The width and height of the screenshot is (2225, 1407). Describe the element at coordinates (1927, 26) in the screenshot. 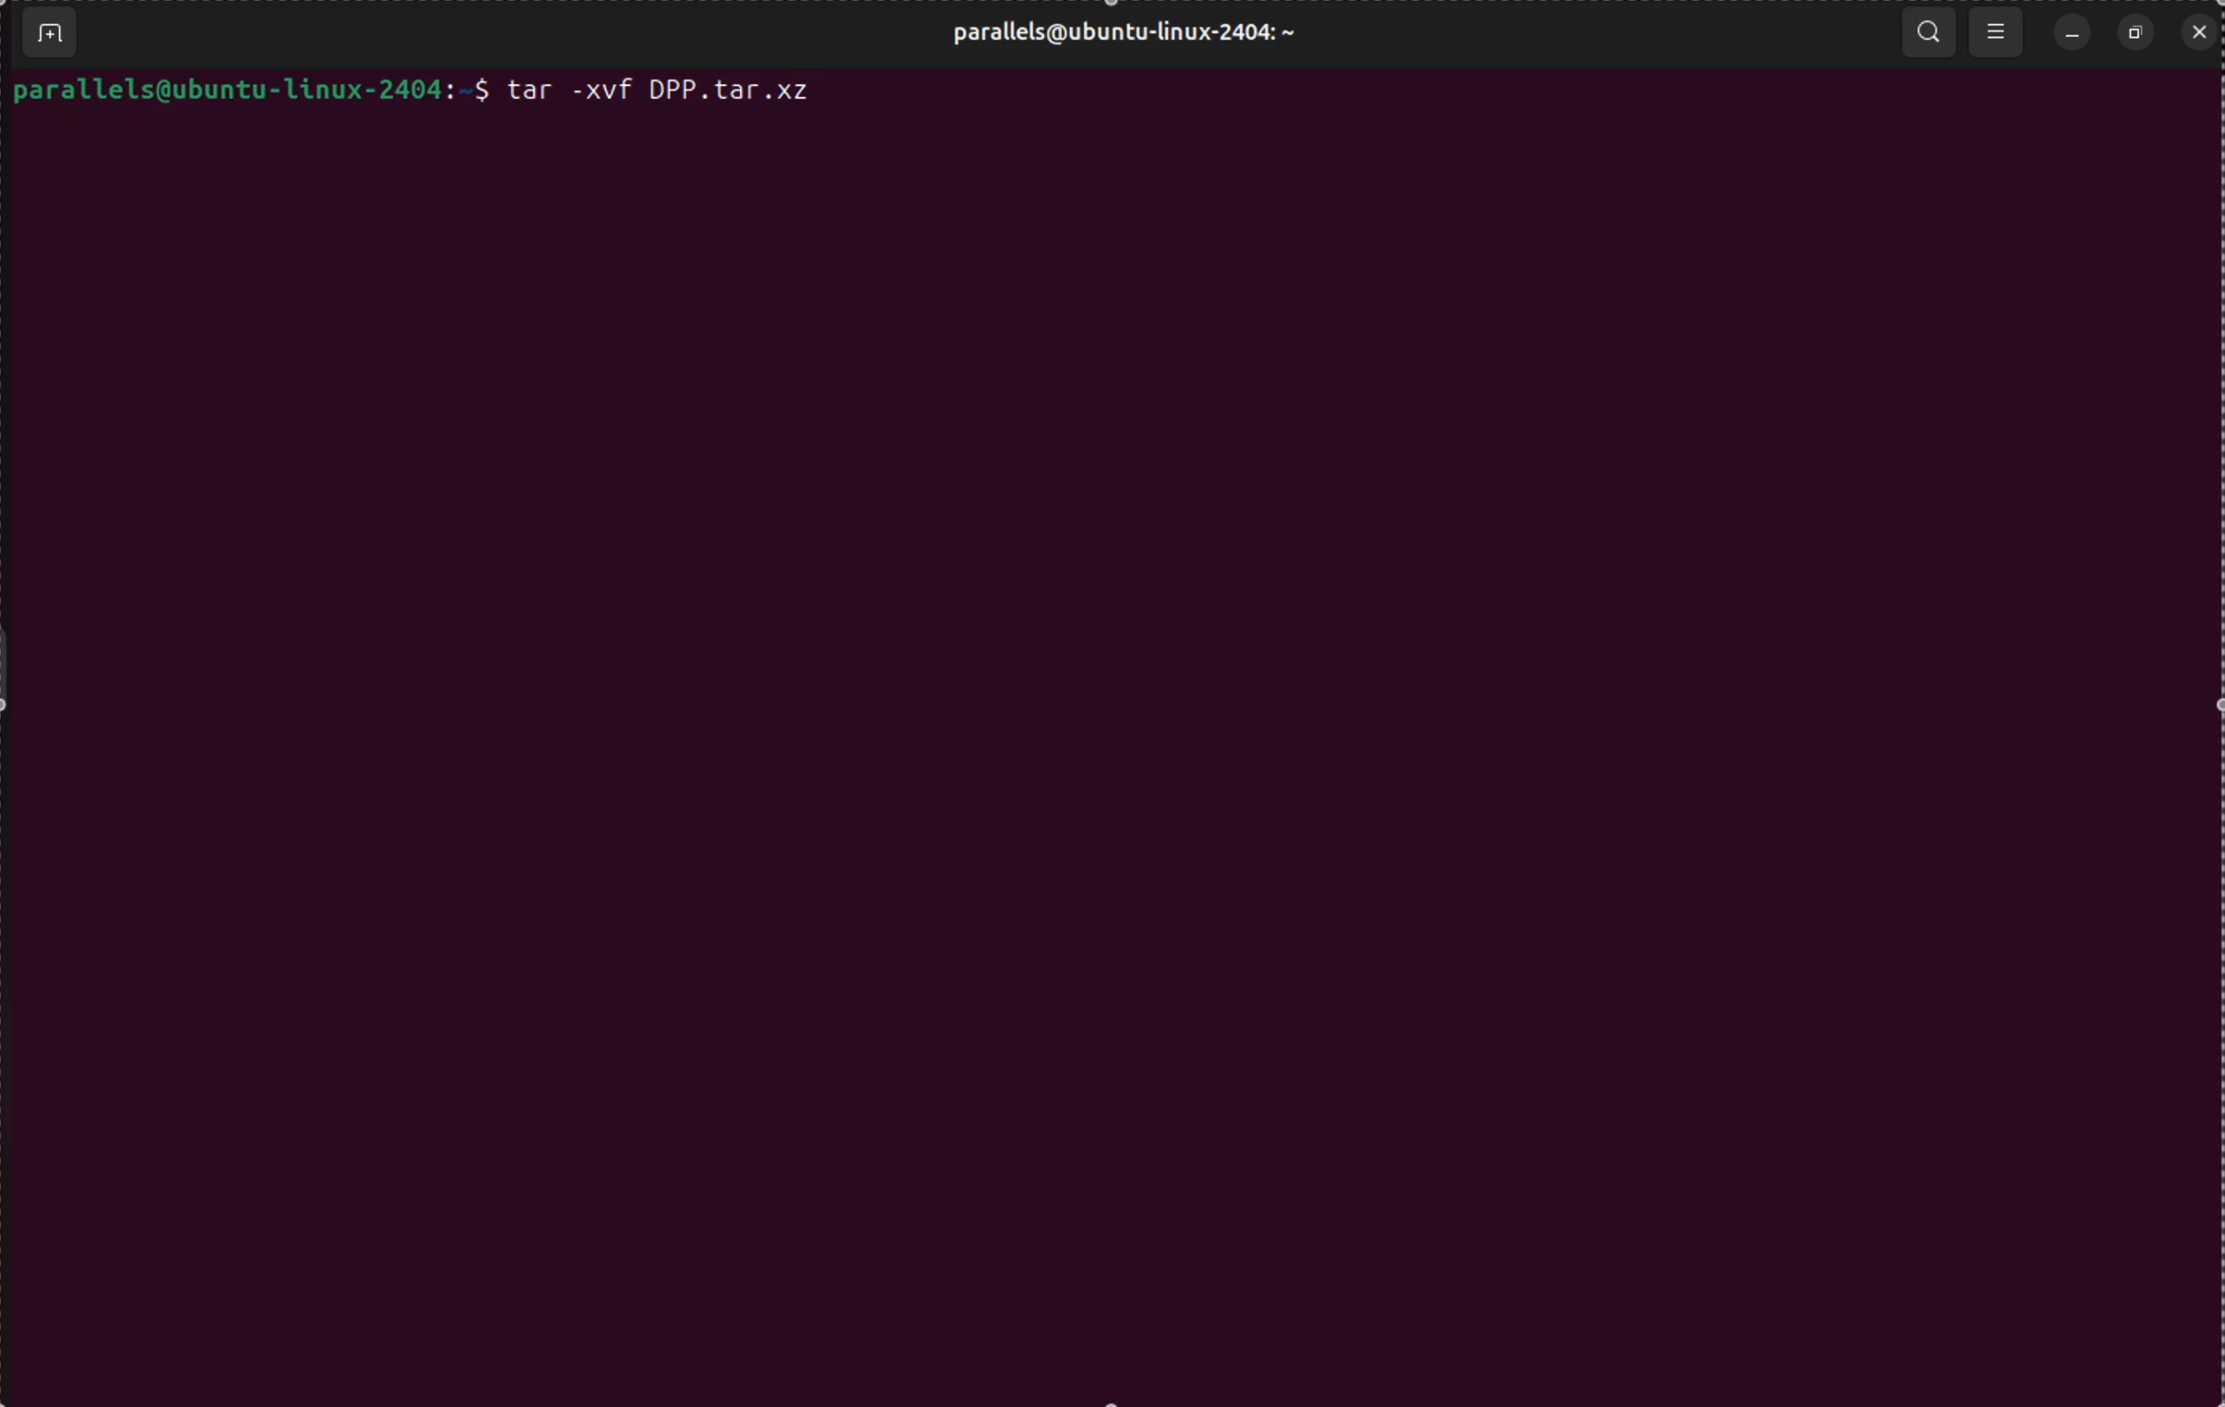

I see `search` at that location.